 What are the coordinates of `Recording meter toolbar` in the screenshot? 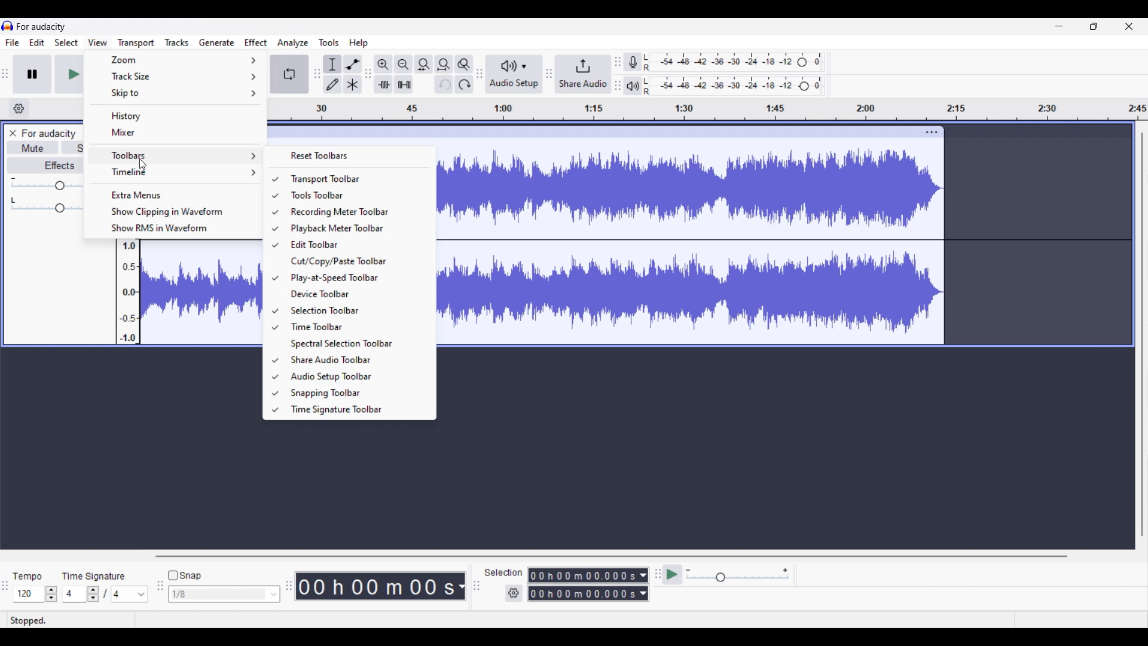 It's located at (356, 212).